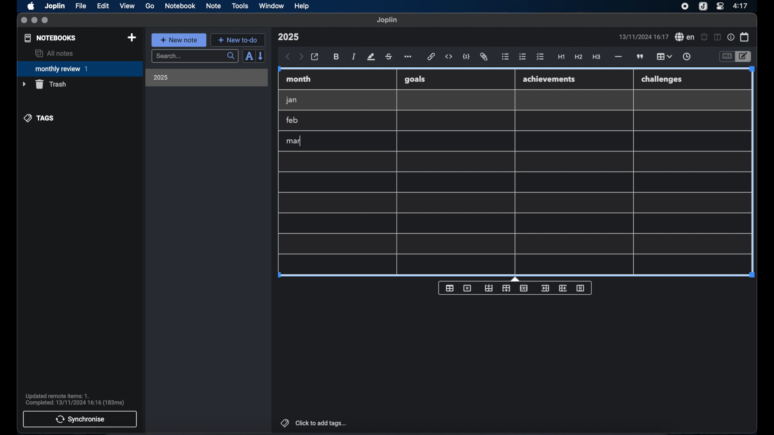 The height and width of the screenshot is (435, 774). What do you see at coordinates (261, 56) in the screenshot?
I see `reverse sort order` at bounding box center [261, 56].